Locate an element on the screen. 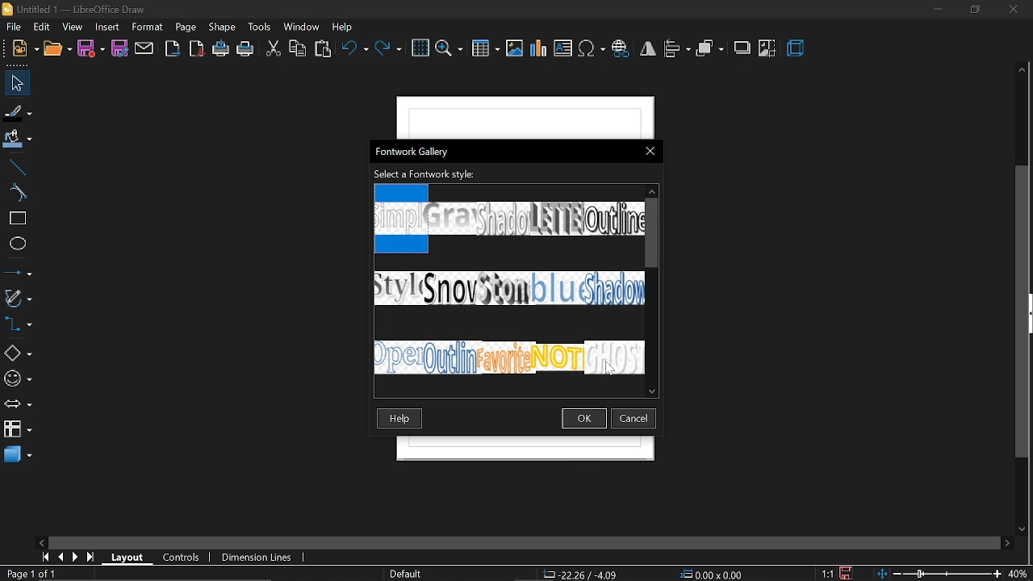 This screenshot has height=581, width=1033. -22.26/-4.09 is located at coordinates (583, 575).